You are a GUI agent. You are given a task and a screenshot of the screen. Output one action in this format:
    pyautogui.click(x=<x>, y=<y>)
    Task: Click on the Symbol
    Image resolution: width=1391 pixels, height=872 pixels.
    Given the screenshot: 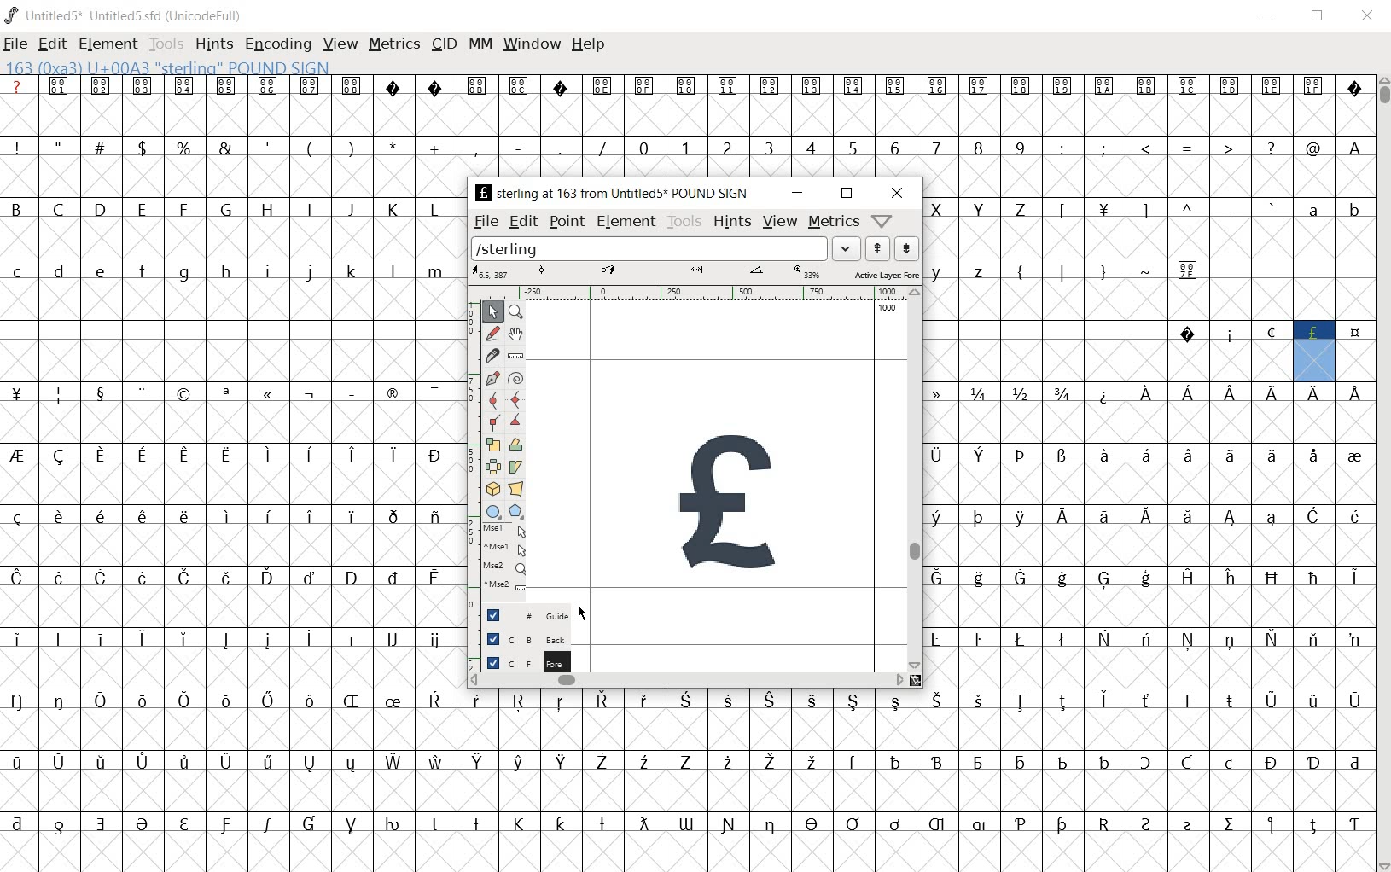 What is the action you would take?
    pyautogui.click(x=1021, y=701)
    